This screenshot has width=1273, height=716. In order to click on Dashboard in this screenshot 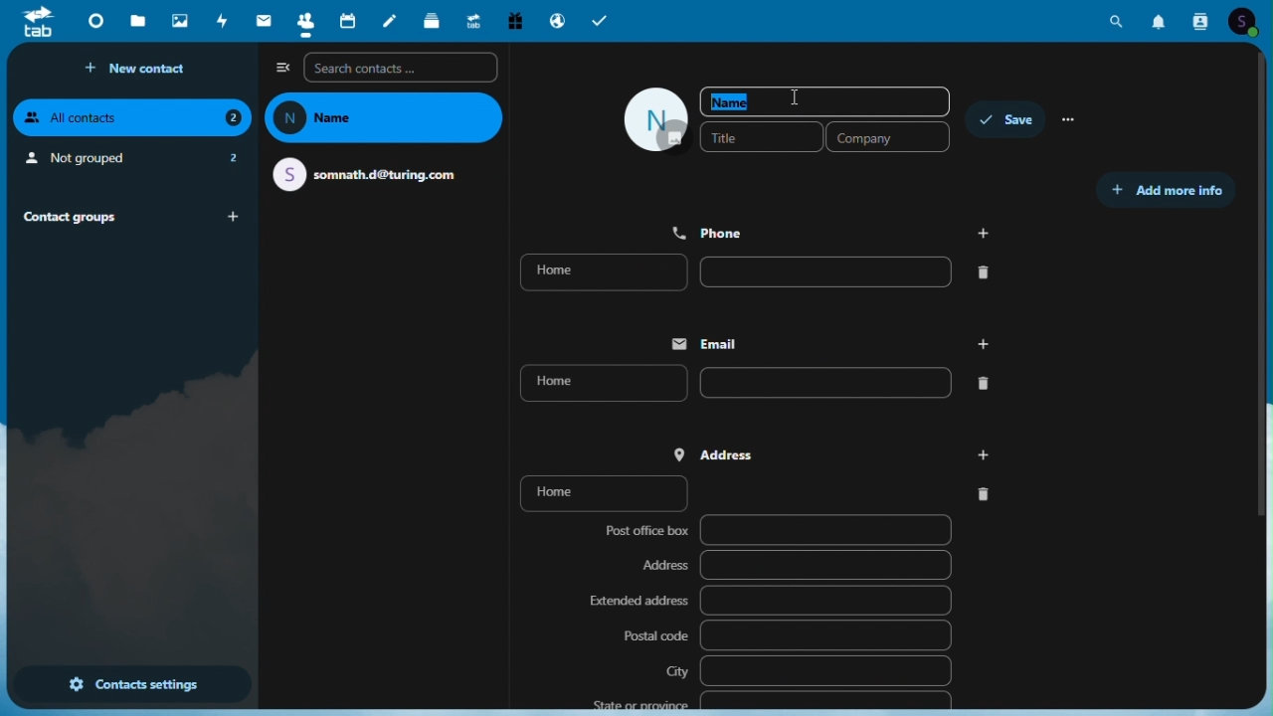, I will do `click(93, 22)`.